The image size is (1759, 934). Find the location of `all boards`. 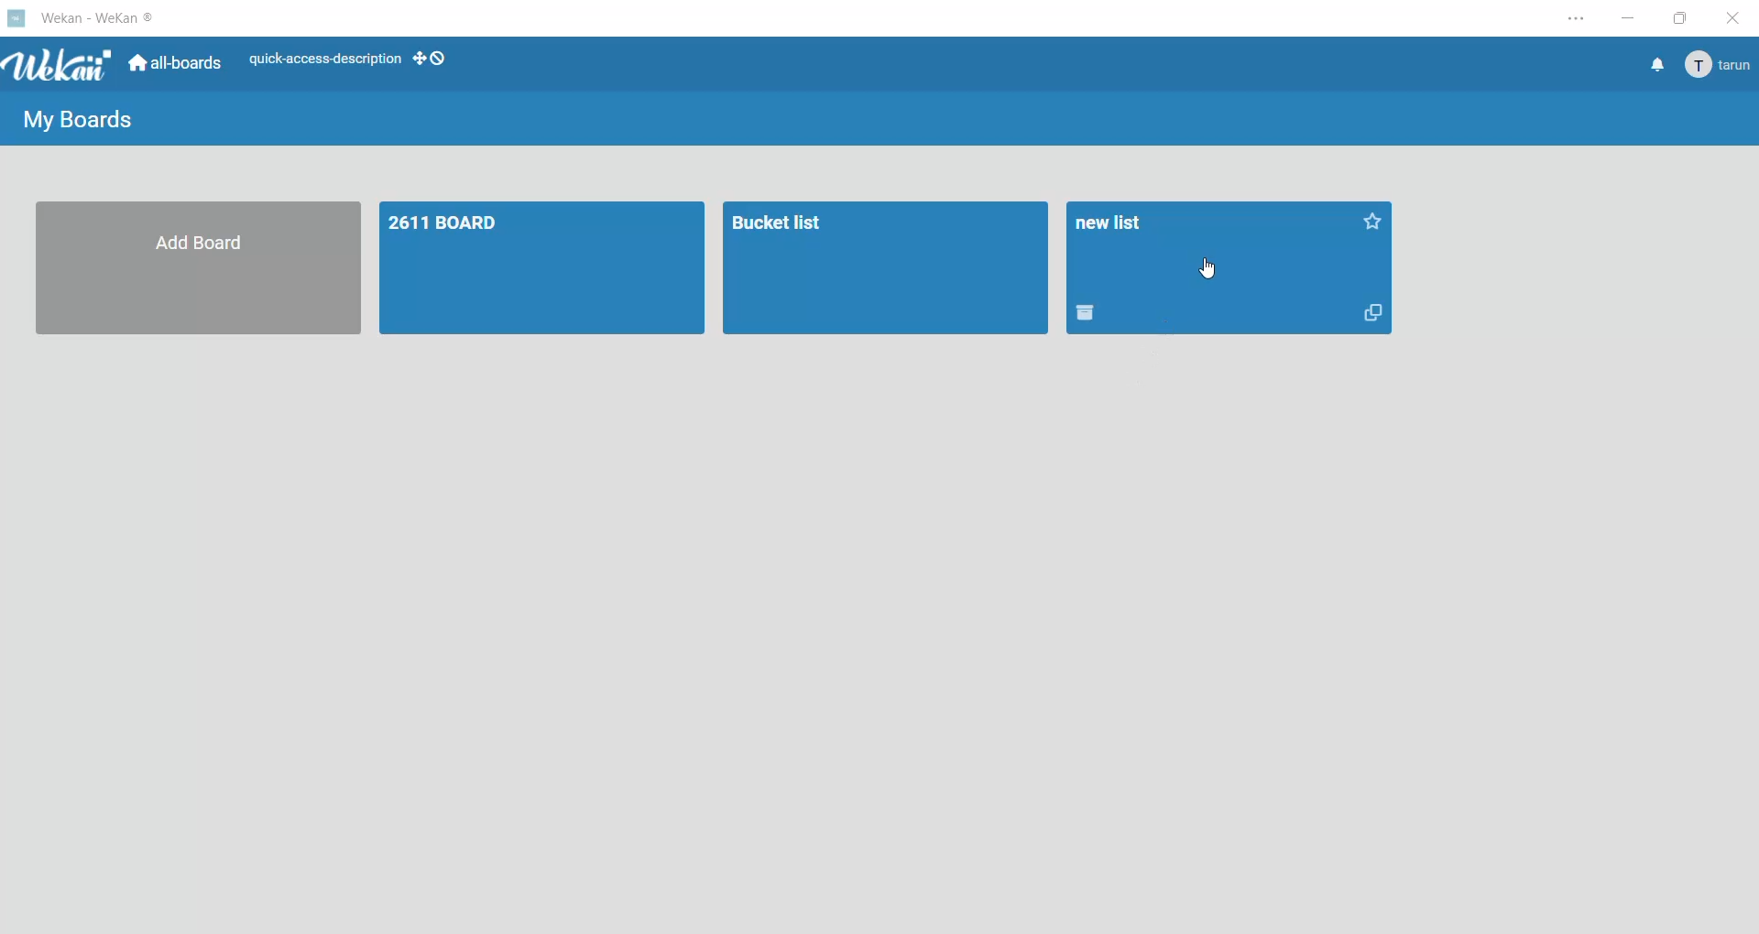

all boards is located at coordinates (177, 65).